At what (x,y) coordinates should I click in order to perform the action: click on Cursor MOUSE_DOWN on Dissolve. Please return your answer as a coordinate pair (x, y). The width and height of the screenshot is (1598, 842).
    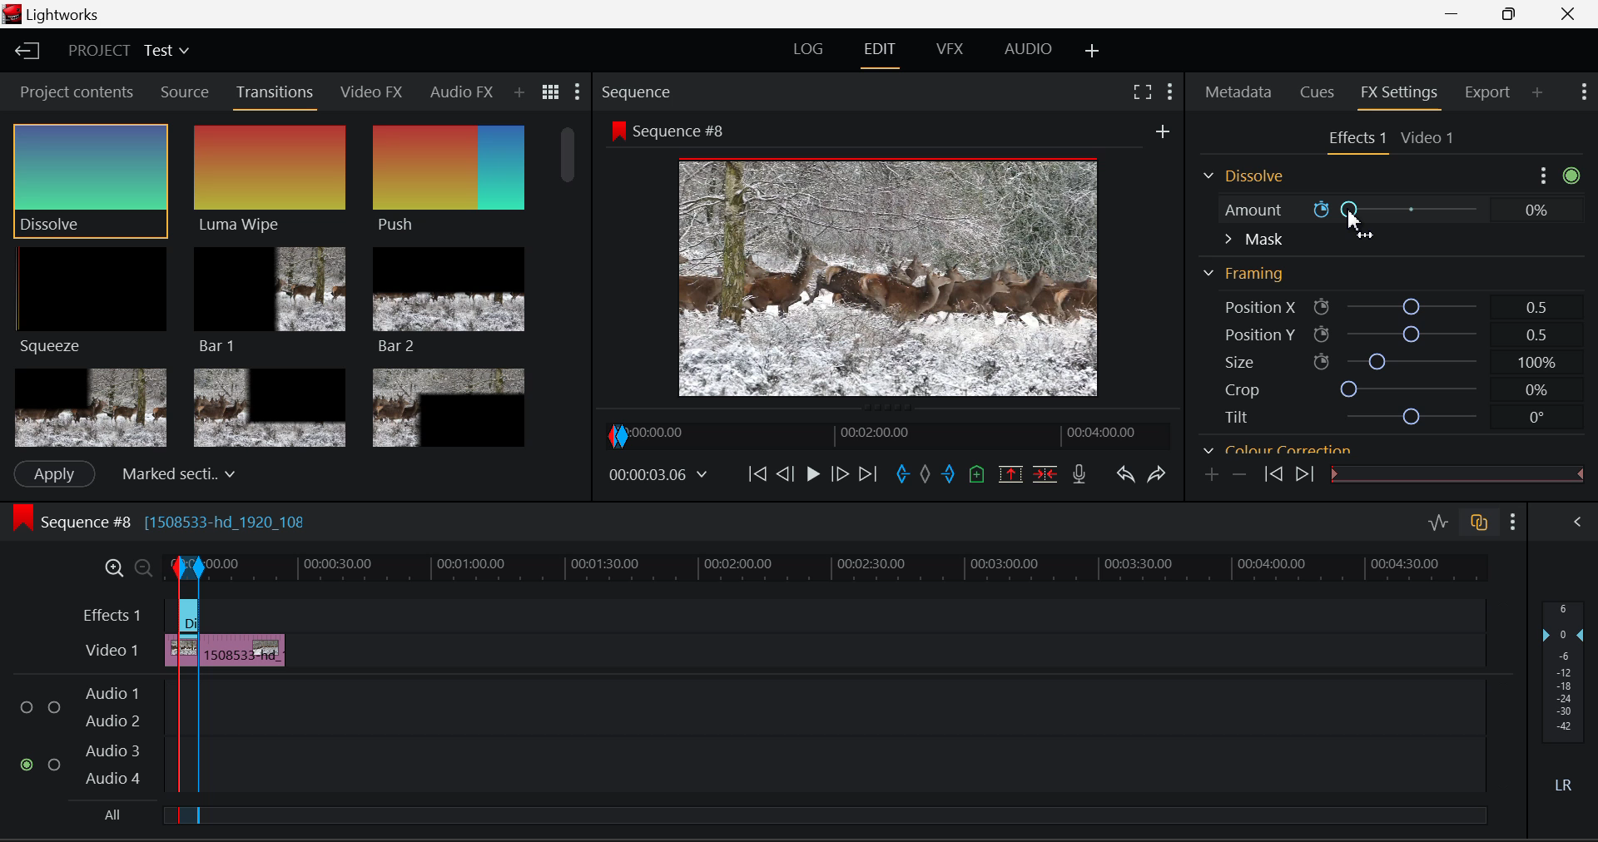
    Looking at the image, I should click on (92, 180).